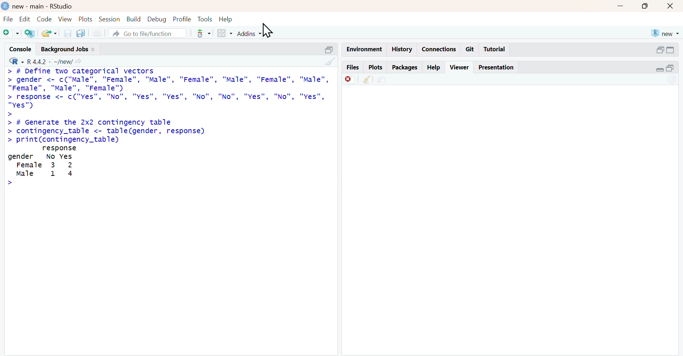 This screenshot has width=683, height=356. What do you see at coordinates (157, 20) in the screenshot?
I see `debug` at bounding box center [157, 20].